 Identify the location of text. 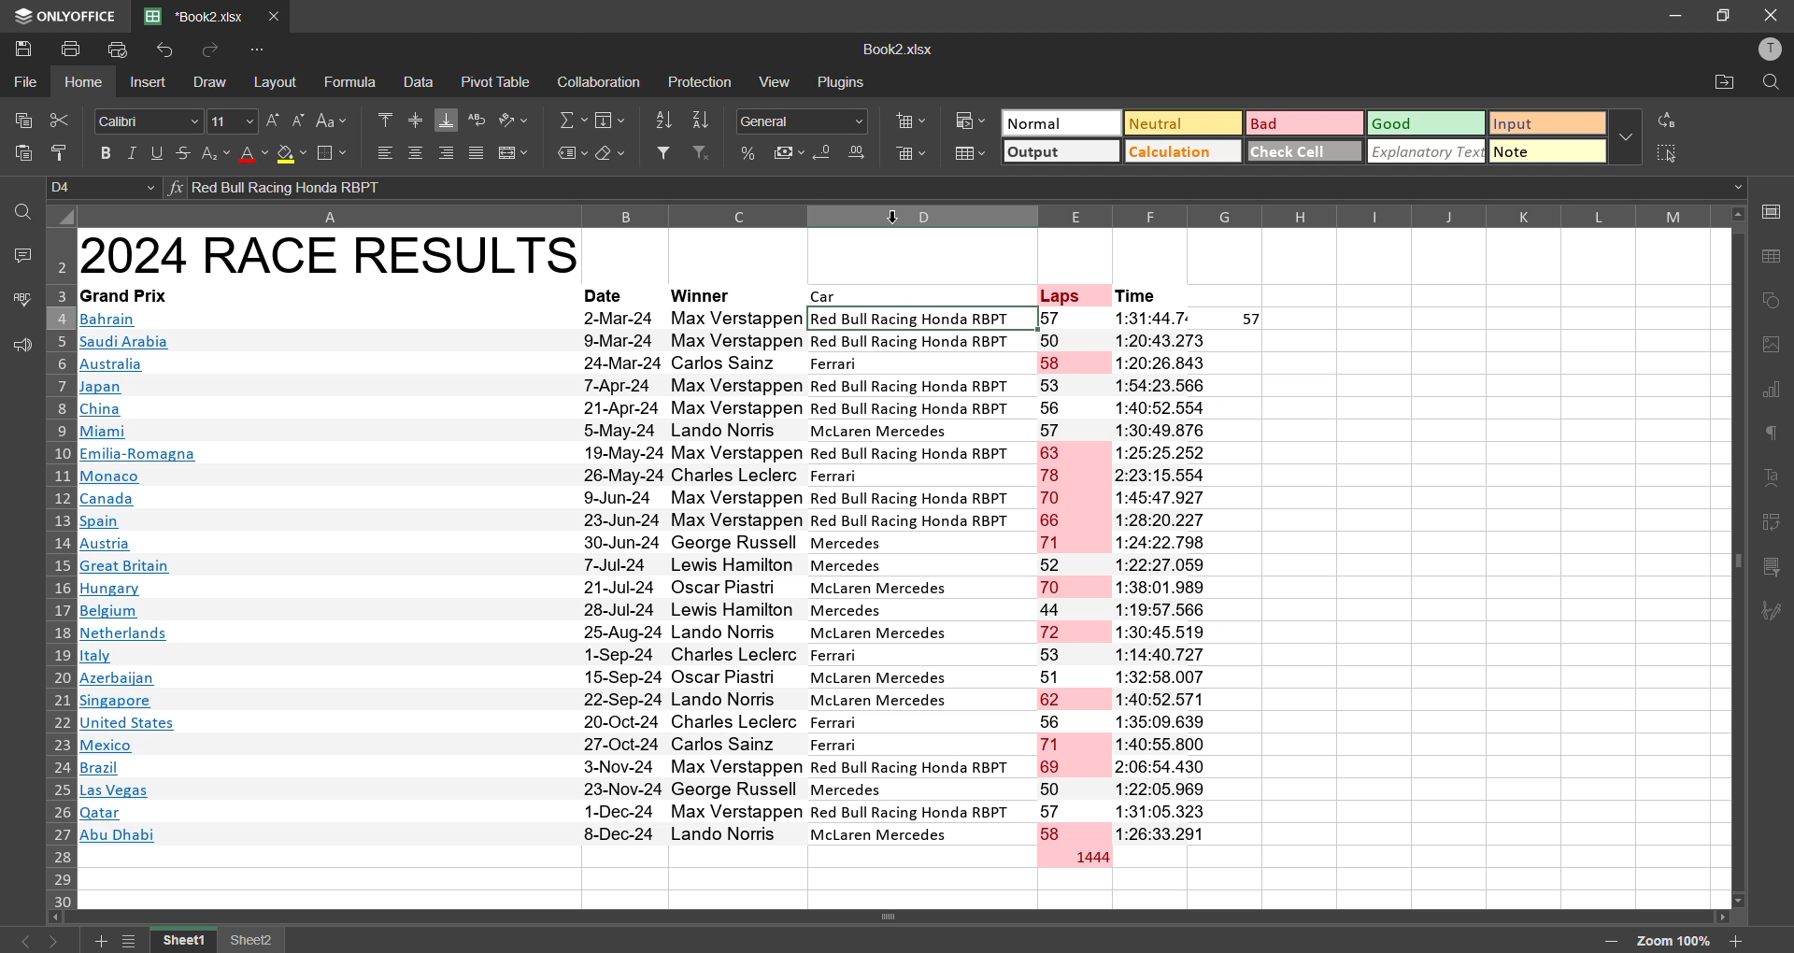
(1773, 479).